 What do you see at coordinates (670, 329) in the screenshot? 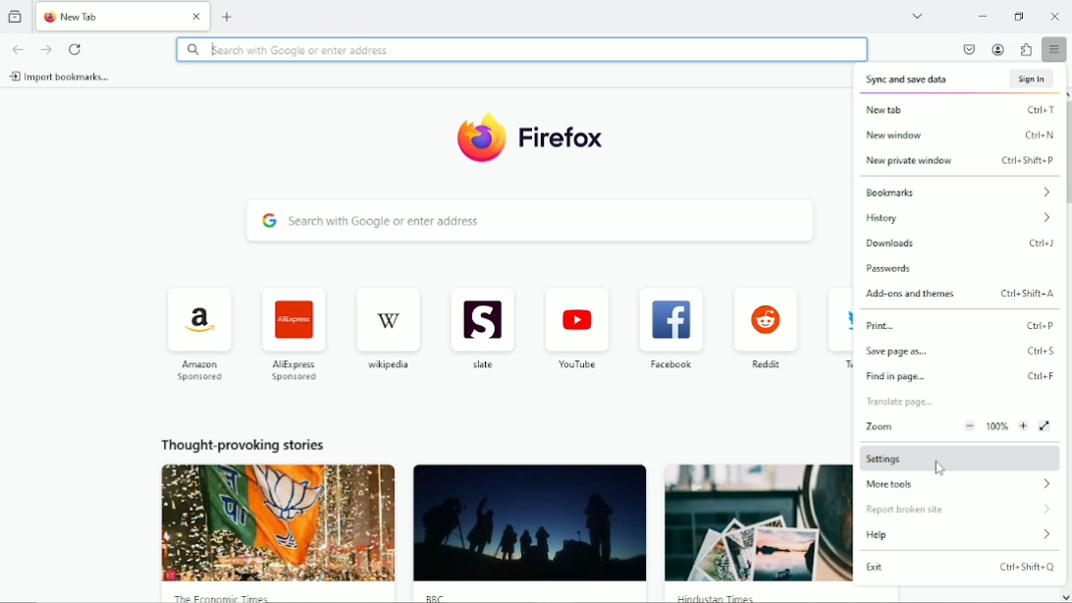
I see `Facebook` at bounding box center [670, 329].